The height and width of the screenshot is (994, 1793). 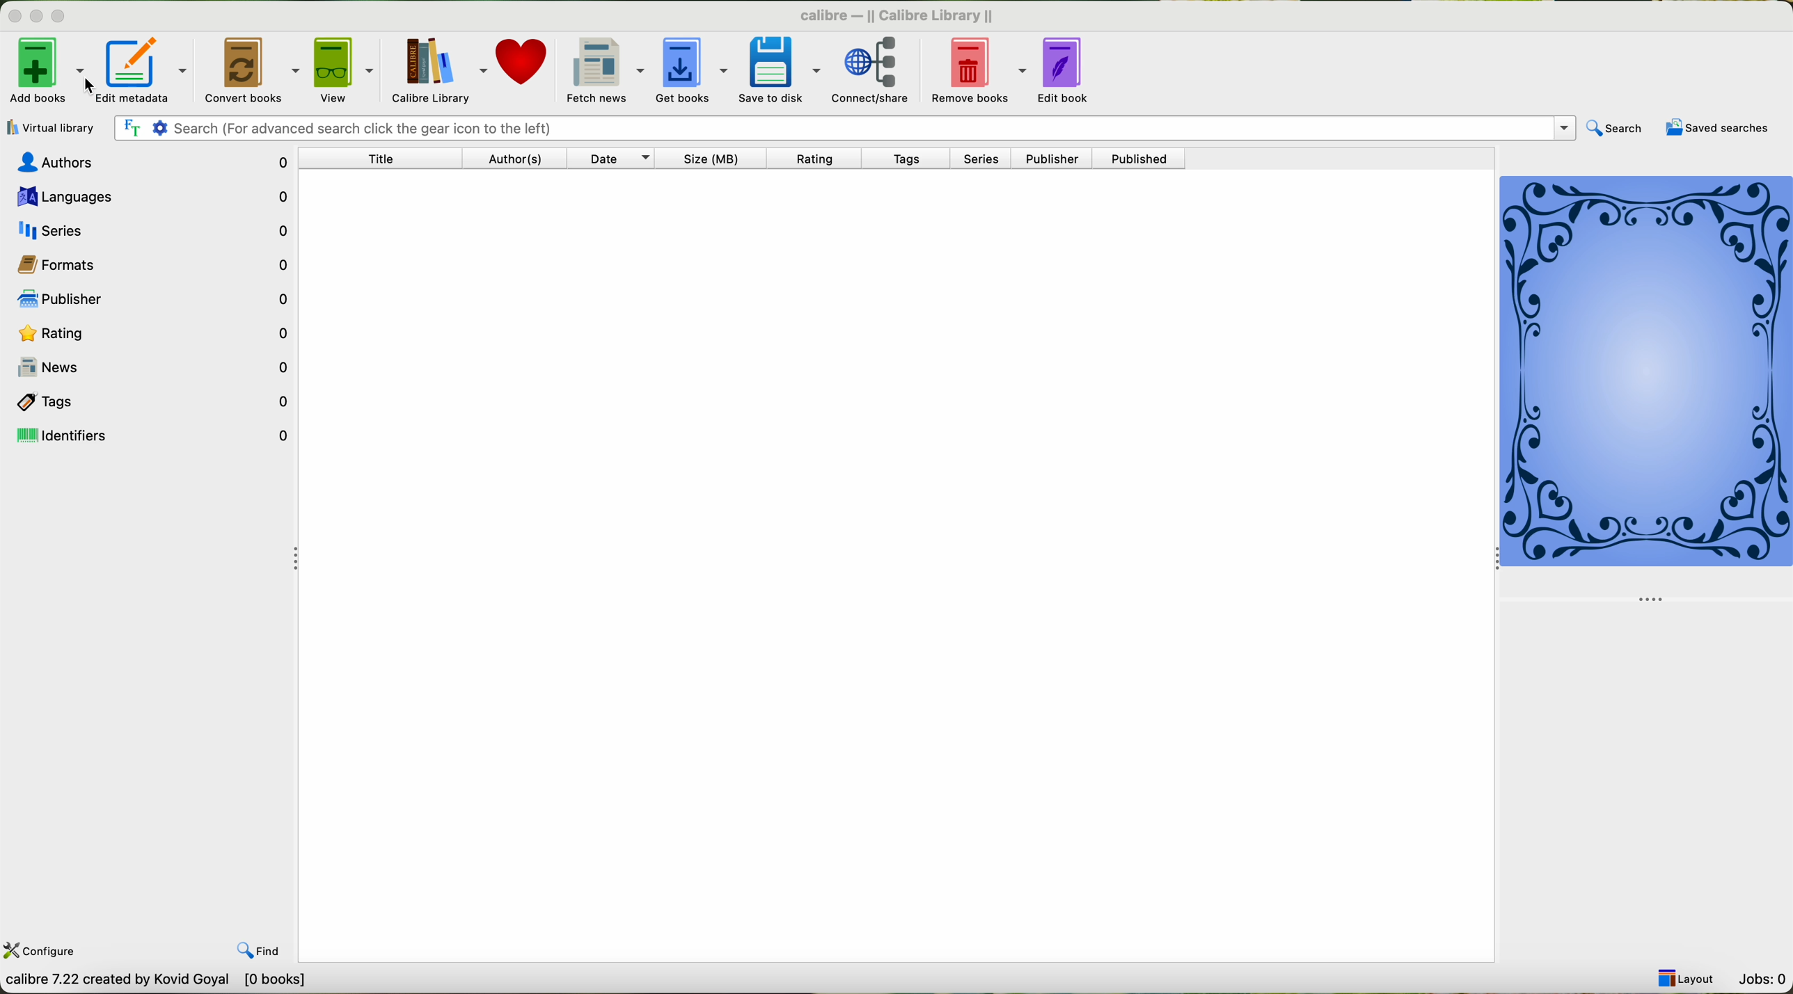 What do you see at coordinates (1762, 978) in the screenshot?
I see `jobs: 0` at bounding box center [1762, 978].